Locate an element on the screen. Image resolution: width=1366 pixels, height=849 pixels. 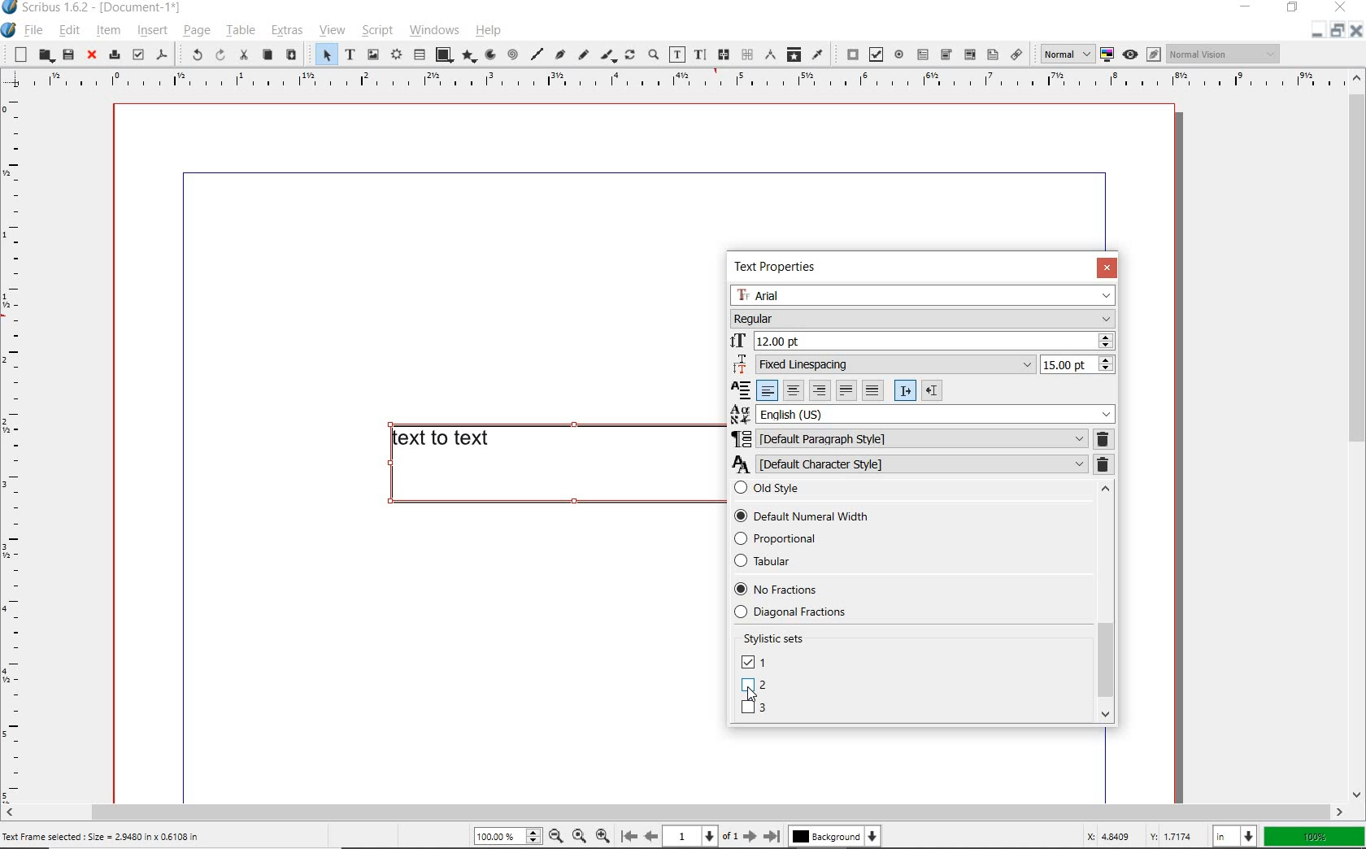
Stylistic sets is located at coordinates (785, 637).